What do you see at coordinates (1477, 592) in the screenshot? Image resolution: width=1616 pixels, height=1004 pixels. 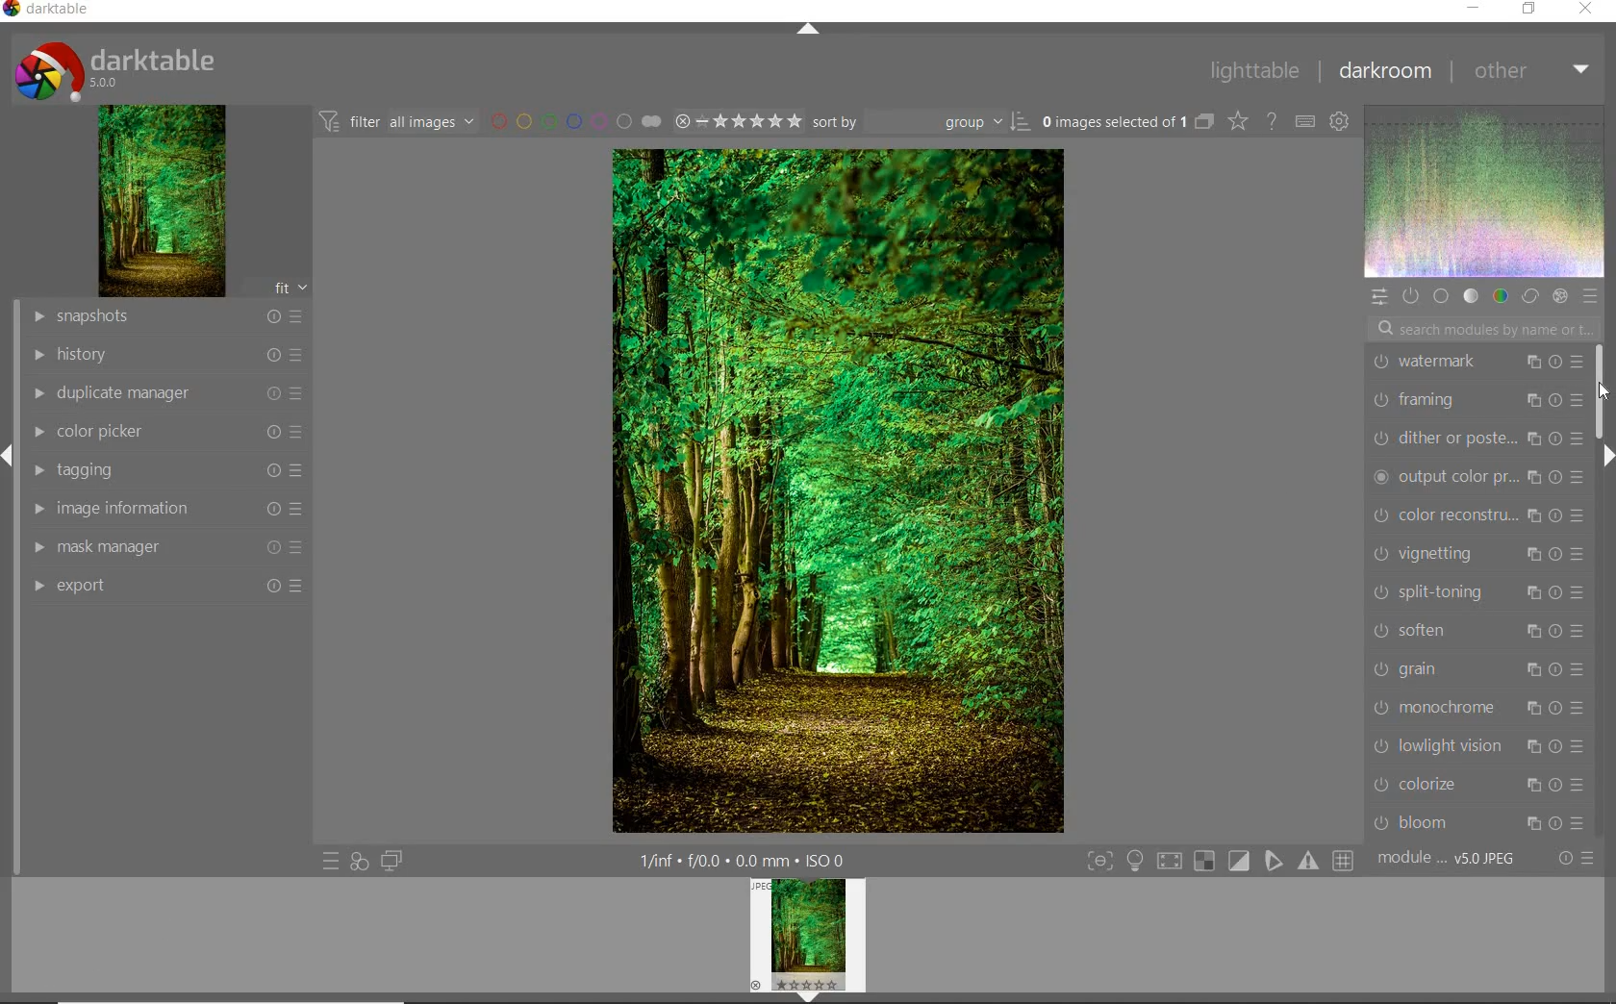 I see `SPLIT TONING` at bounding box center [1477, 592].